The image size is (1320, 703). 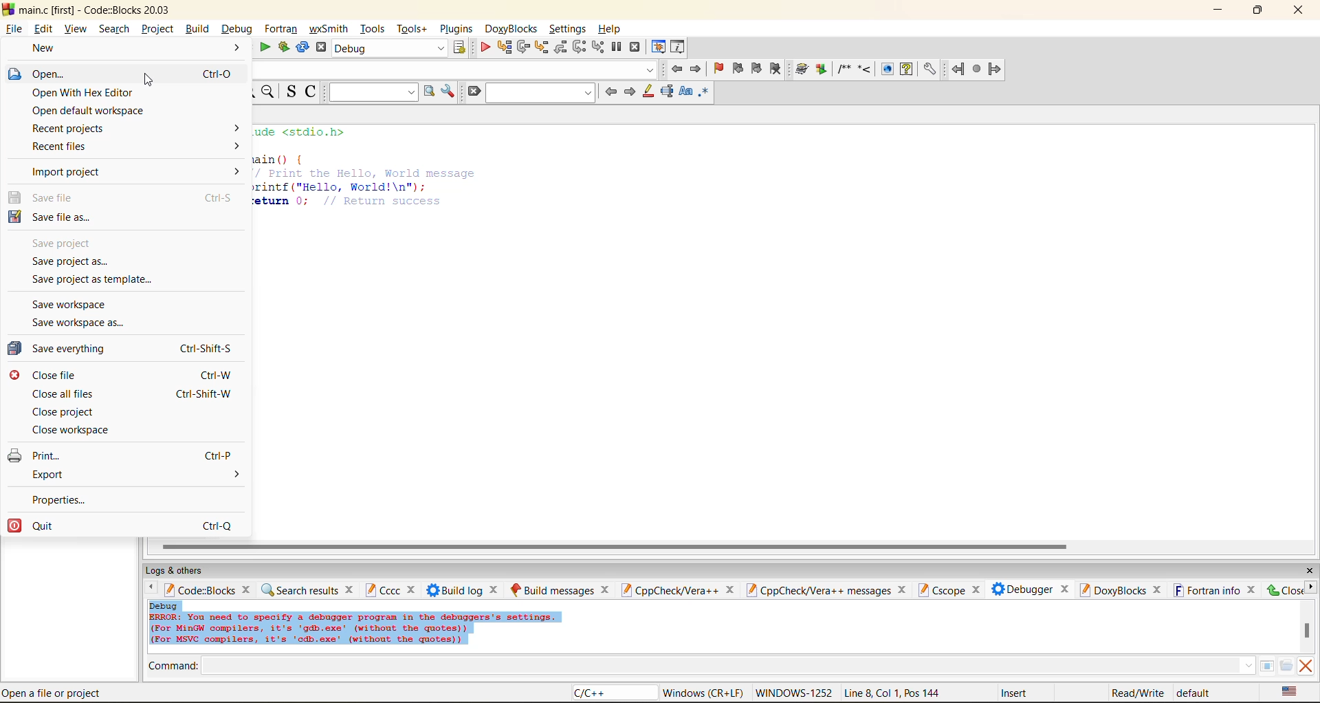 I want to click on save file as, so click(x=126, y=218).